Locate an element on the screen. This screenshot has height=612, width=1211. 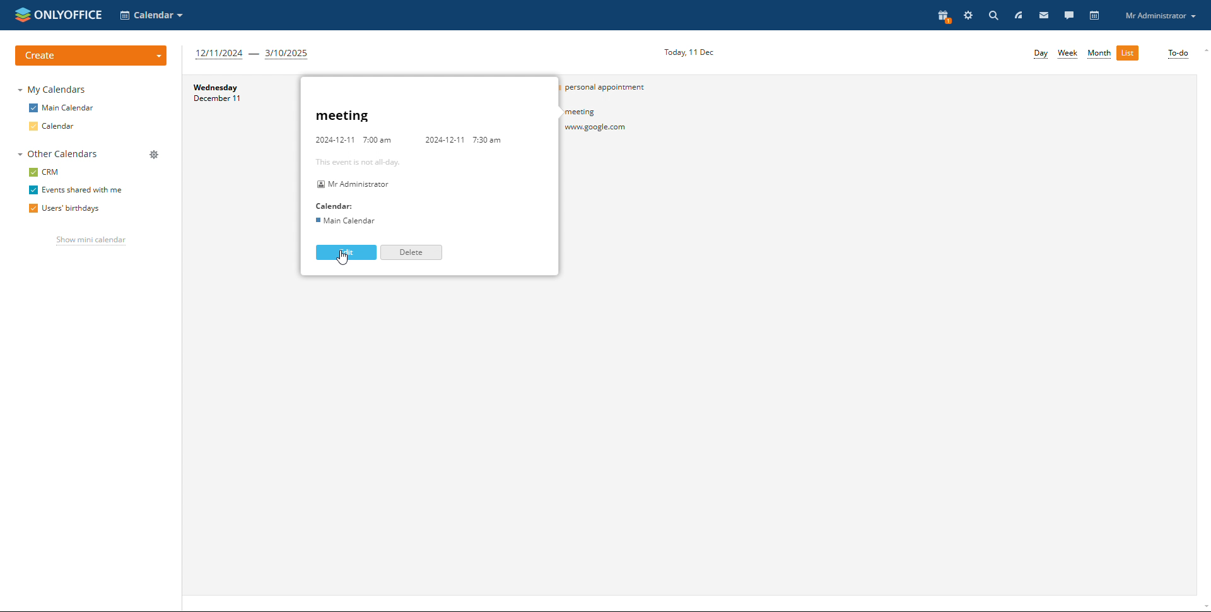
personal is located at coordinates (617, 87).